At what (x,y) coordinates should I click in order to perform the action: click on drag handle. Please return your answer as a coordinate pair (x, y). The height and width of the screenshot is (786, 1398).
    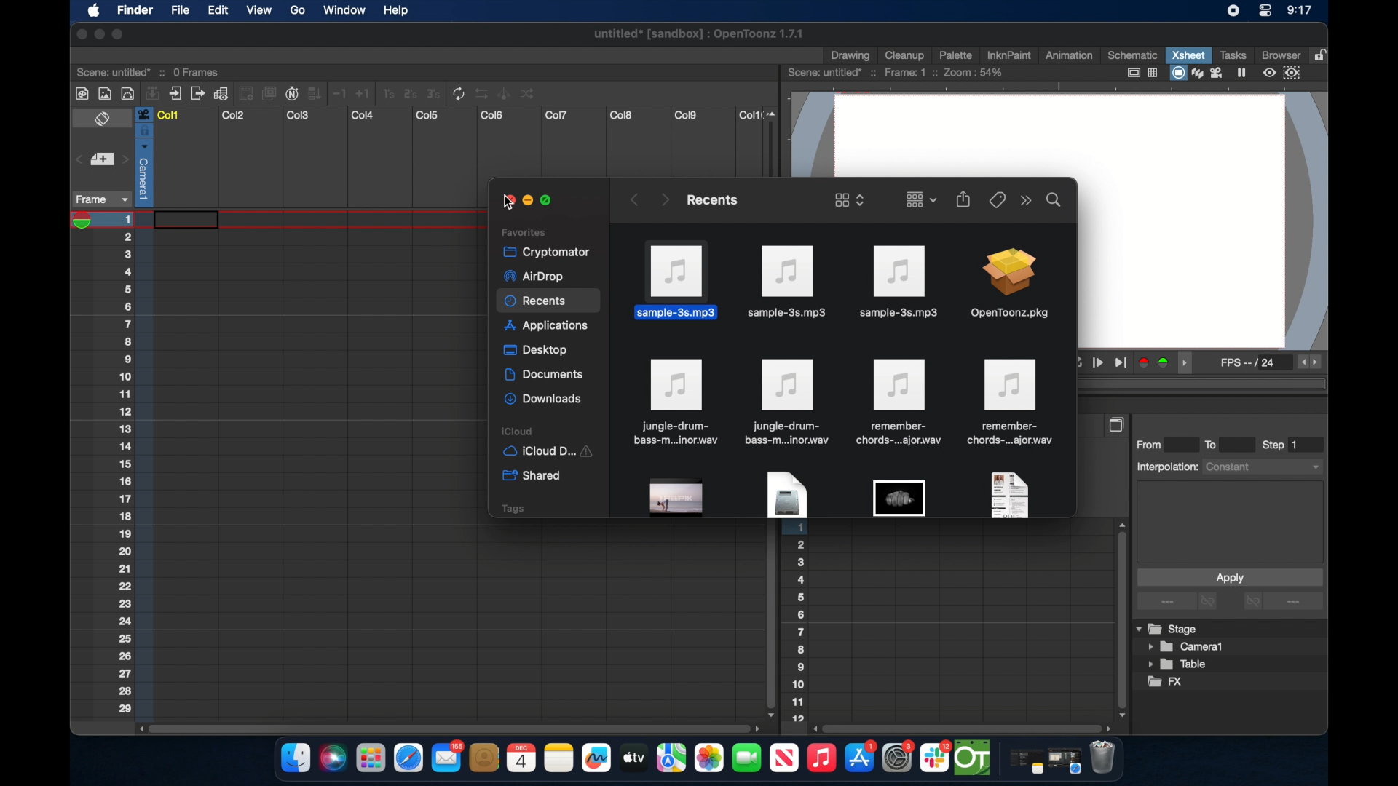
    Looking at the image, I should click on (1188, 363).